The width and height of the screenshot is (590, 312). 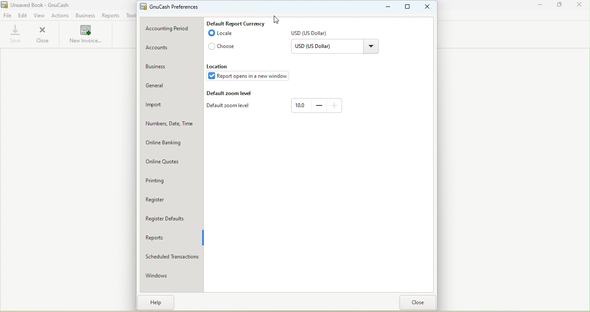 What do you see at coordinates (274, 19) in the screenshot?
I see `Cursor` at bounding box center [274, 19].